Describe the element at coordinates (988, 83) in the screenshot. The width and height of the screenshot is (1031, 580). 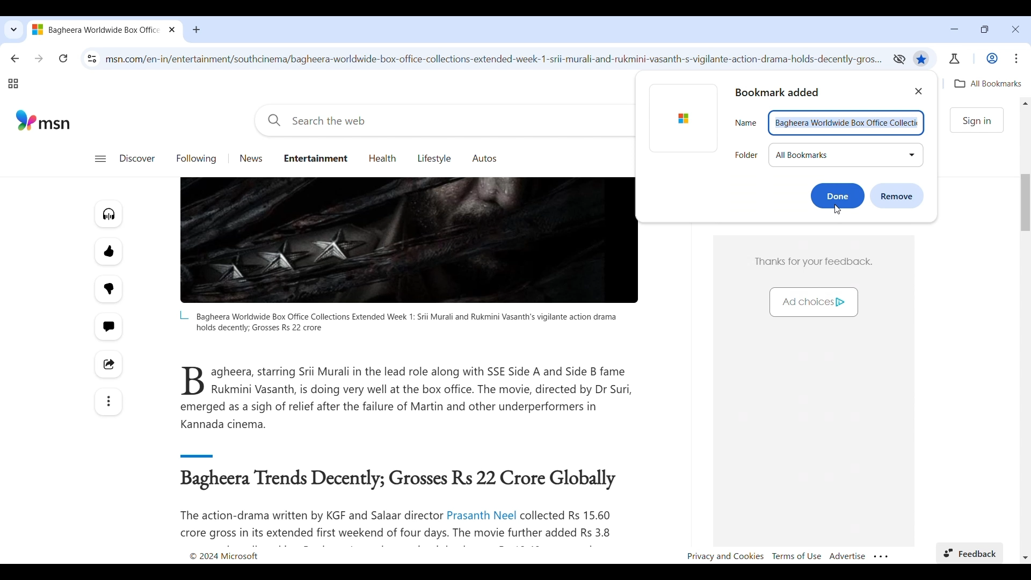
I see `Description of Bookmark this tab` at that location.